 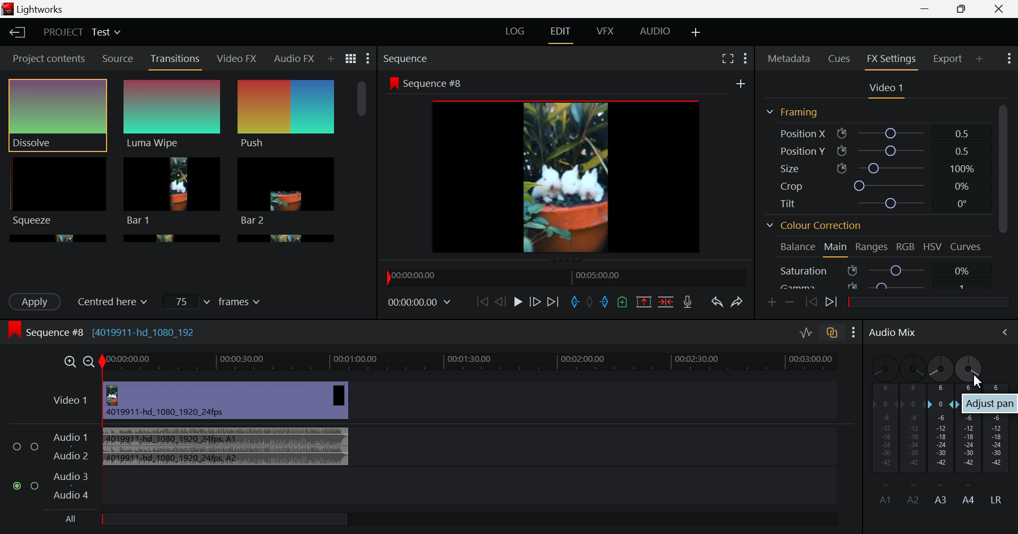 What do you see at coordinates (36, 301) in the screenshot?
I see `Apply` at bounding box center [36, 301].